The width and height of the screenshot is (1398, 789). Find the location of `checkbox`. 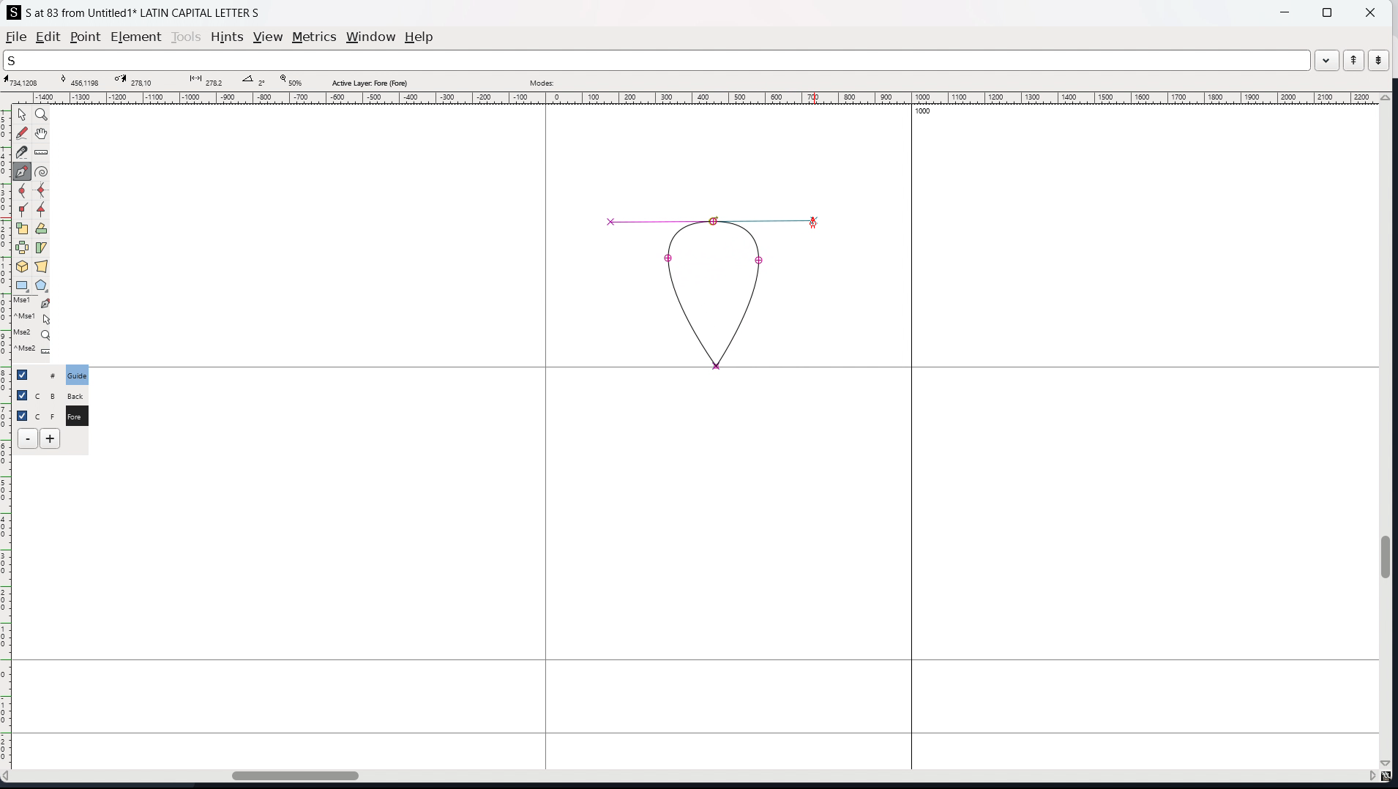

checkbox is located at coordinates (26, 374).